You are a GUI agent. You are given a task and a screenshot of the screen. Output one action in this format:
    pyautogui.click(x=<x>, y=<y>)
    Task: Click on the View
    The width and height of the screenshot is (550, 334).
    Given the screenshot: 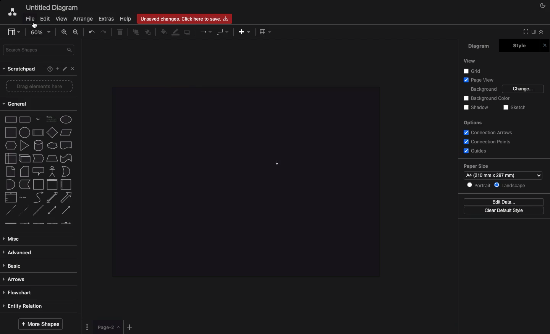 What is the action you would take?
    pyautogui.click(x=61, y=18)
    